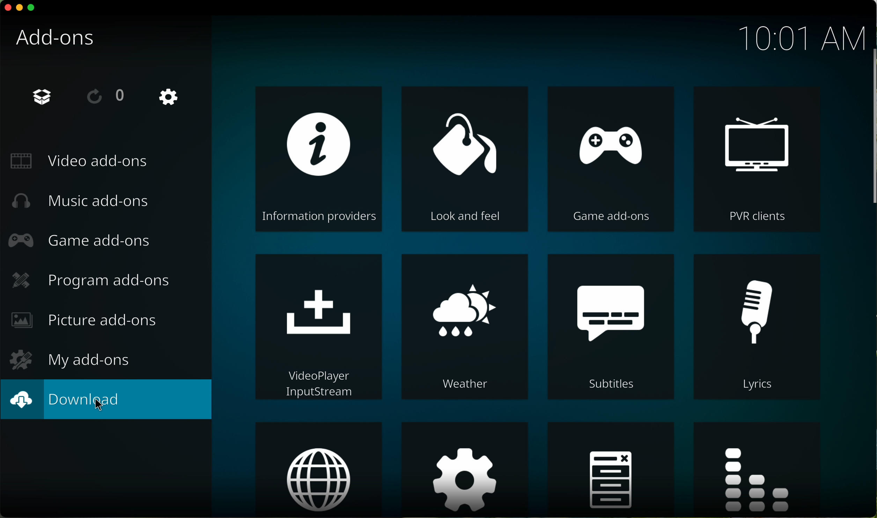 This screenshot has width=877, height=518. What do you see at coordinates (20, 10) in the screenshot?
I see `minimize` at bounding box center [20, 10].